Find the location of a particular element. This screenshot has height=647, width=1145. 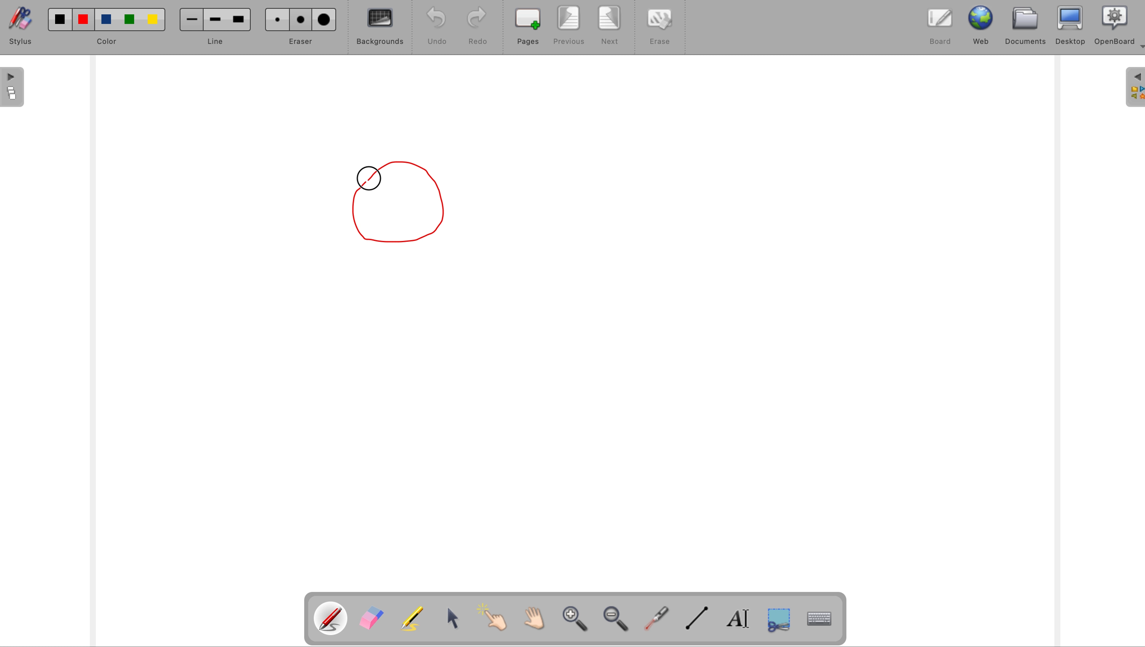

pen is located at coordinates (331, 619).